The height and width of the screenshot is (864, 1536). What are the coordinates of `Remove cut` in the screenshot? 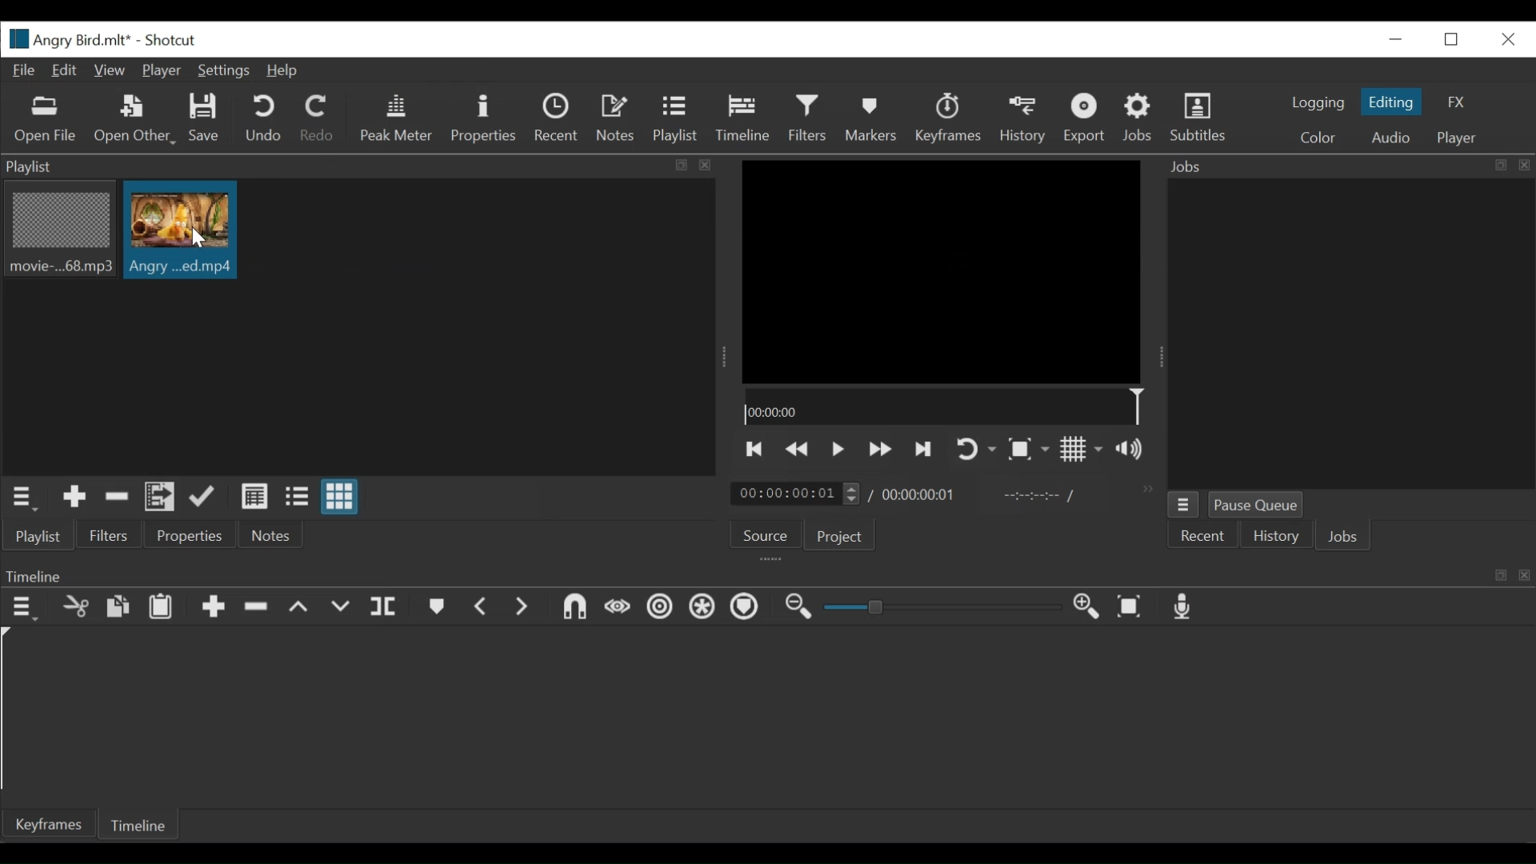 It's located at (117, 498).